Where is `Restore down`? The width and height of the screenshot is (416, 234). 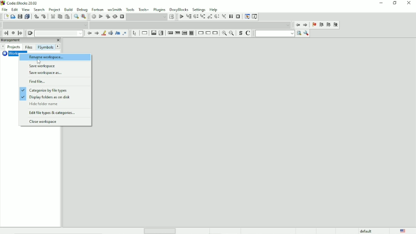 Restore down is located at coordinates (394, 3).